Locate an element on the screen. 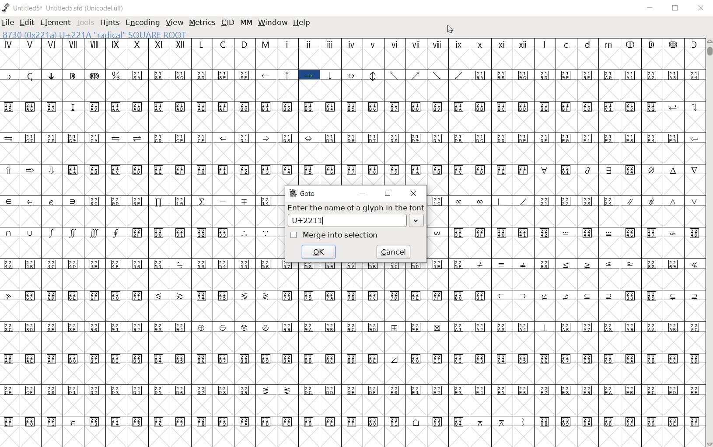 The image size is (713, 447). 8730 (0X221a) U+221a "radical" SQUARE ROOT is located at coordinates (95, 34).